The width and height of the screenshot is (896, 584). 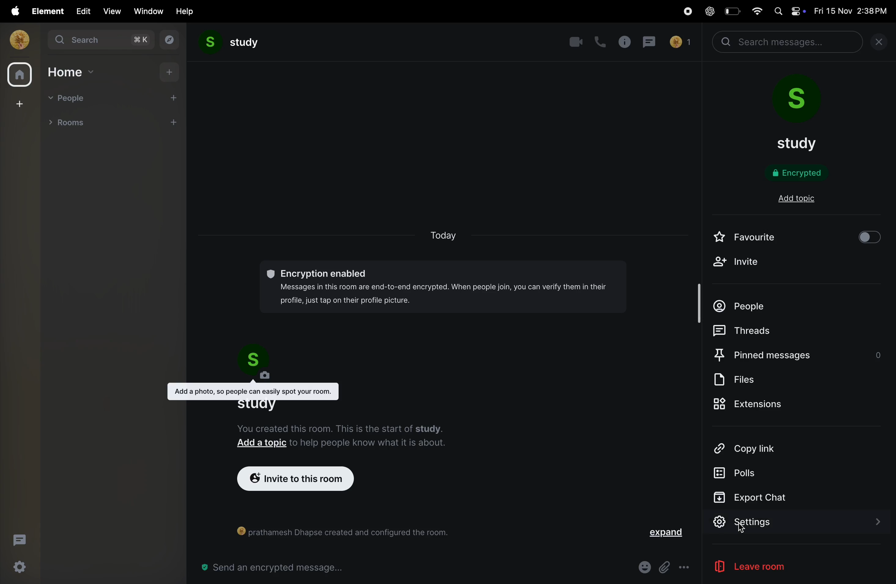 I want to click on Add a topic, so click(x=262, y=444).